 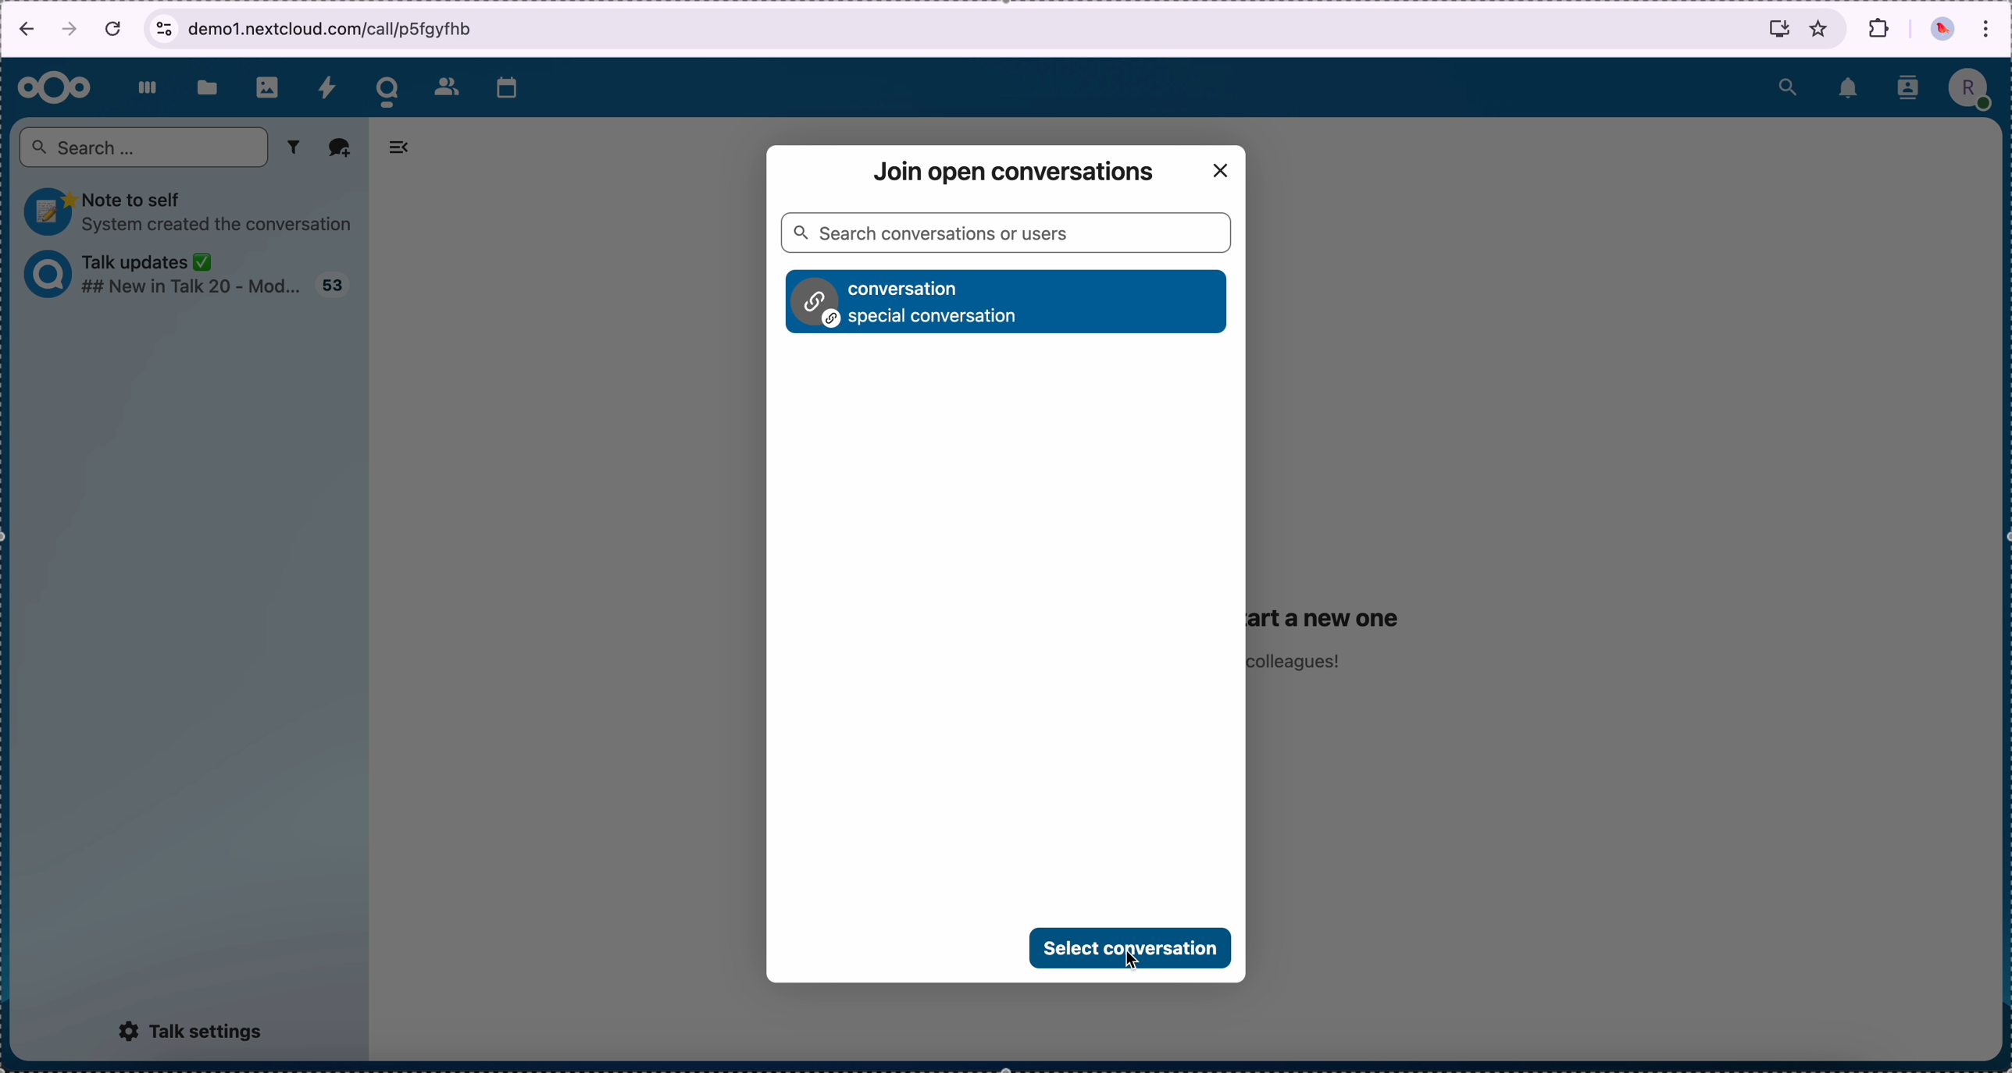 What do you see at coordinates (44, 27) in the screenshot?
I see `navigation arrows` at bounding box center [44, 27].